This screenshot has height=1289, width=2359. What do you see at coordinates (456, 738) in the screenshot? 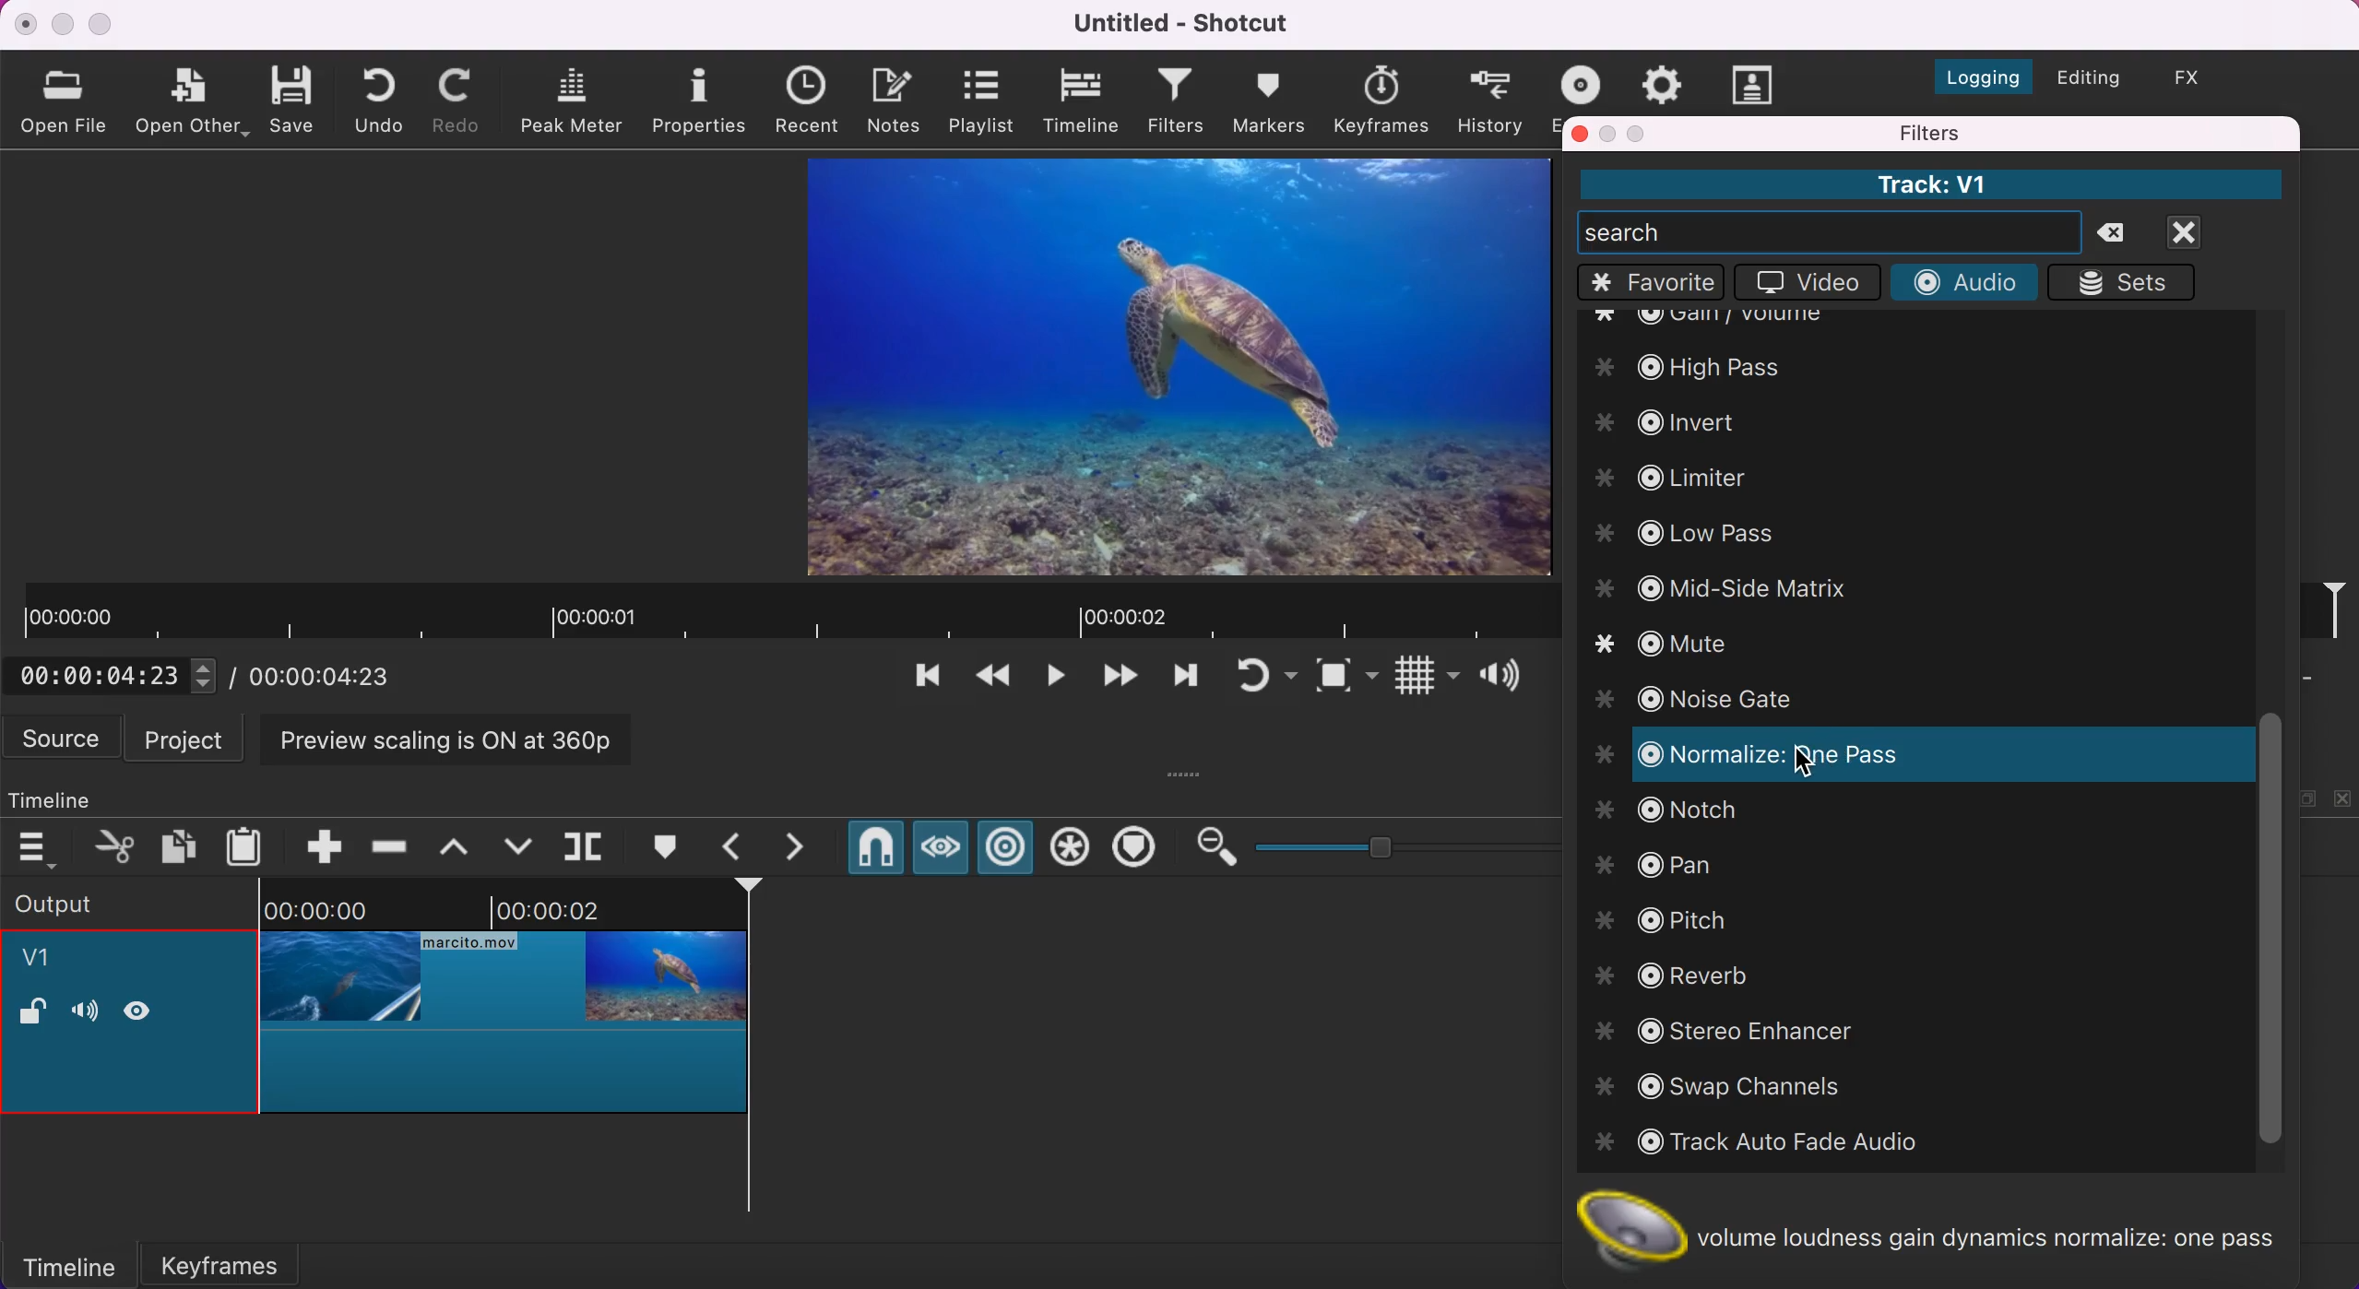
I see `preview scaling is on at 360p` at bounding box center [456, 738].